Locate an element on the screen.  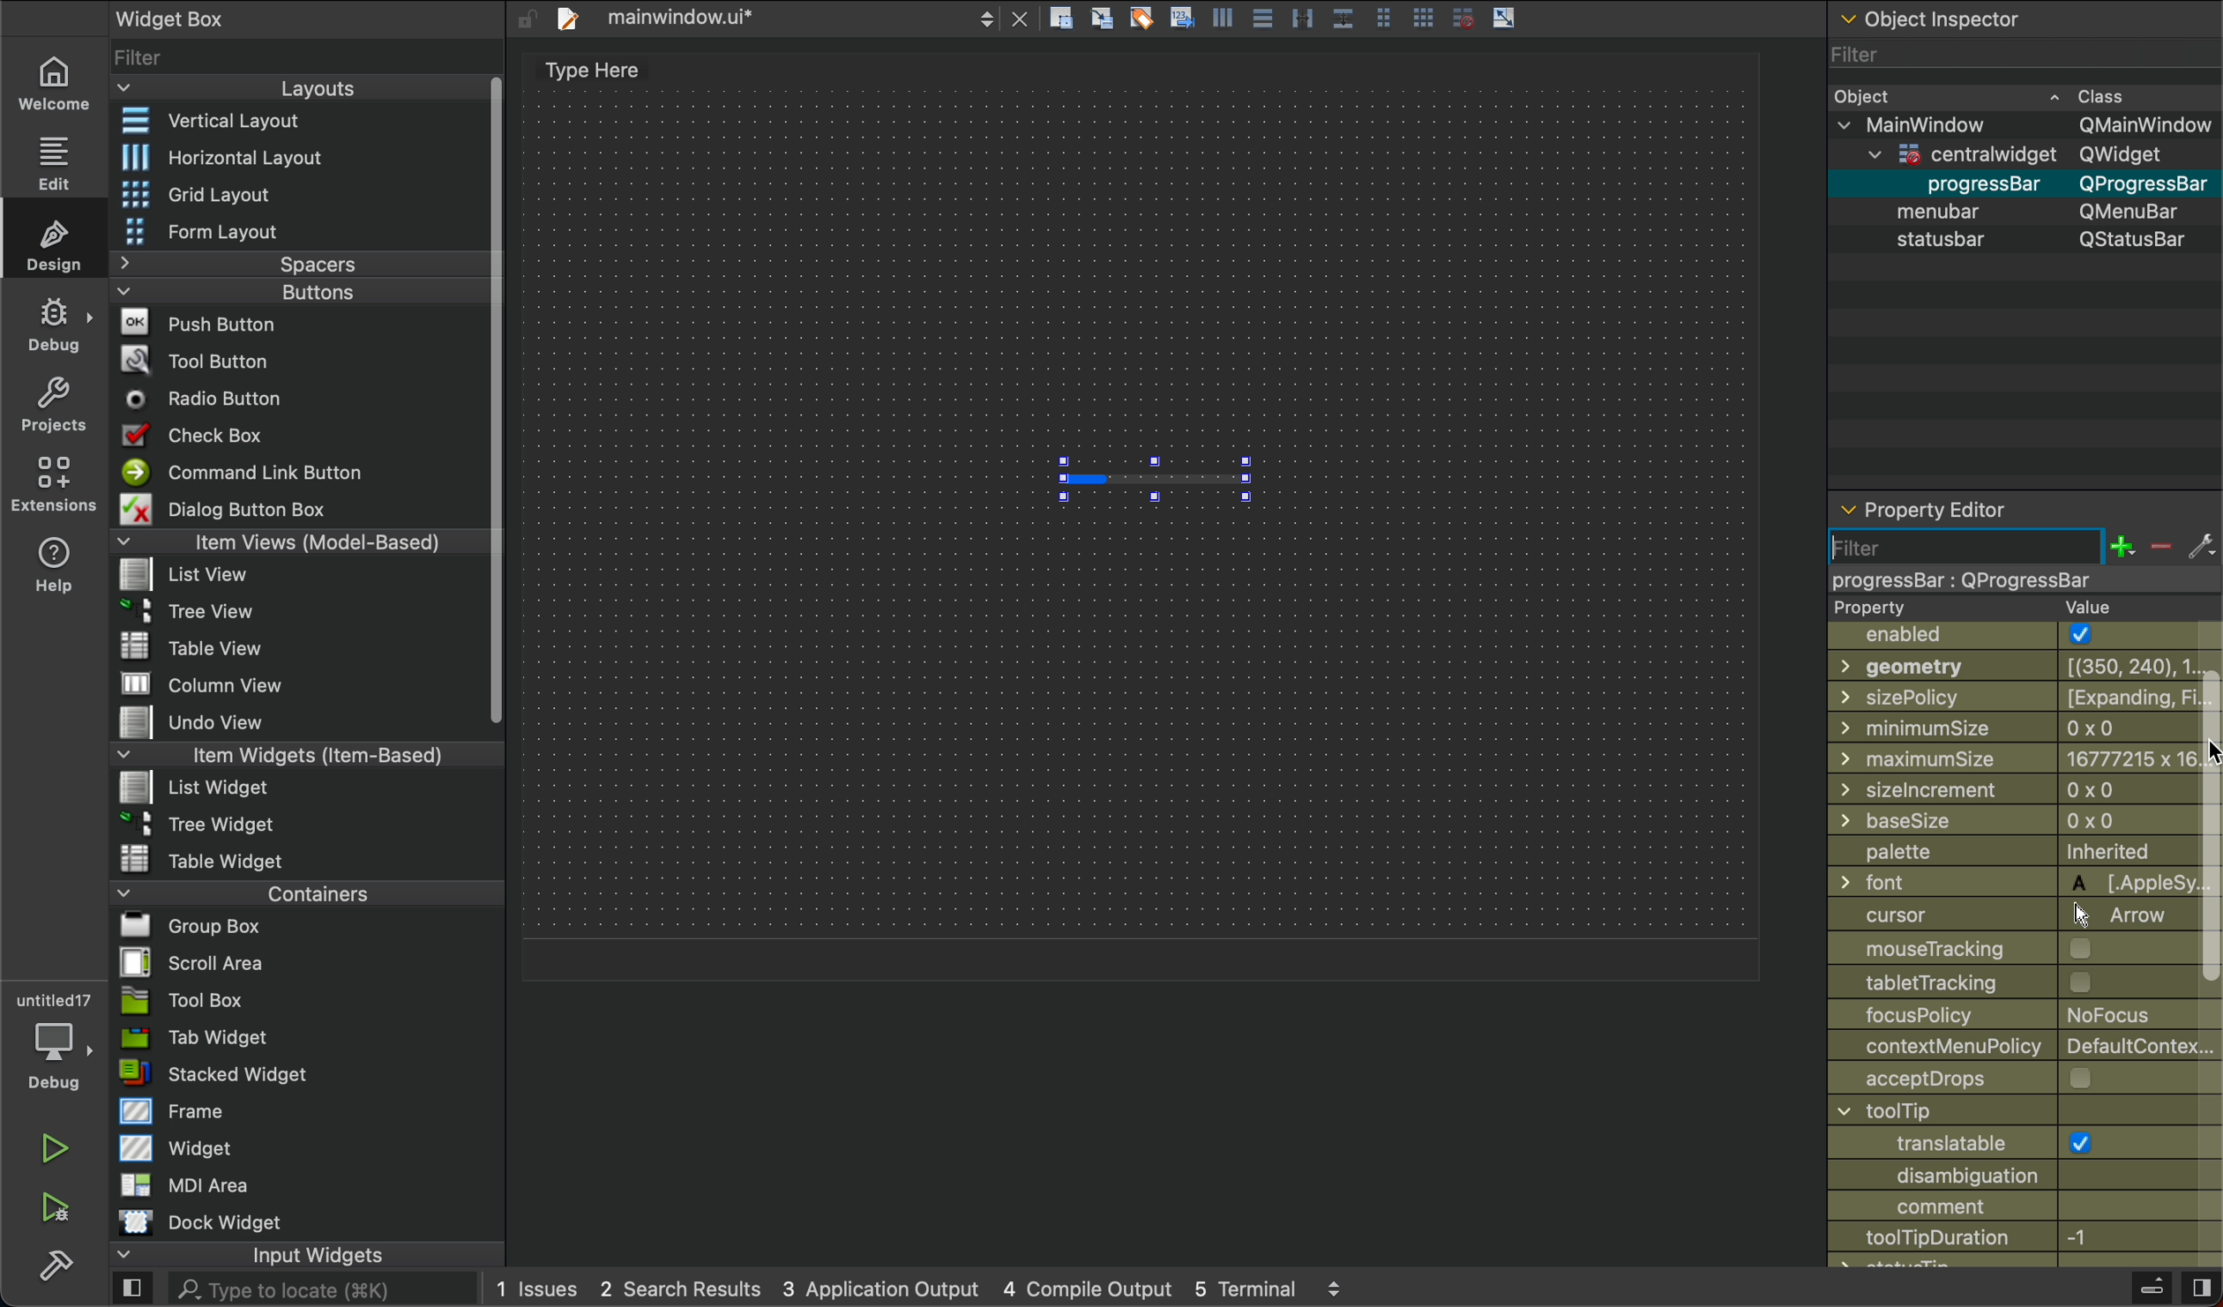
unlock is located at coordinates (526, 19).